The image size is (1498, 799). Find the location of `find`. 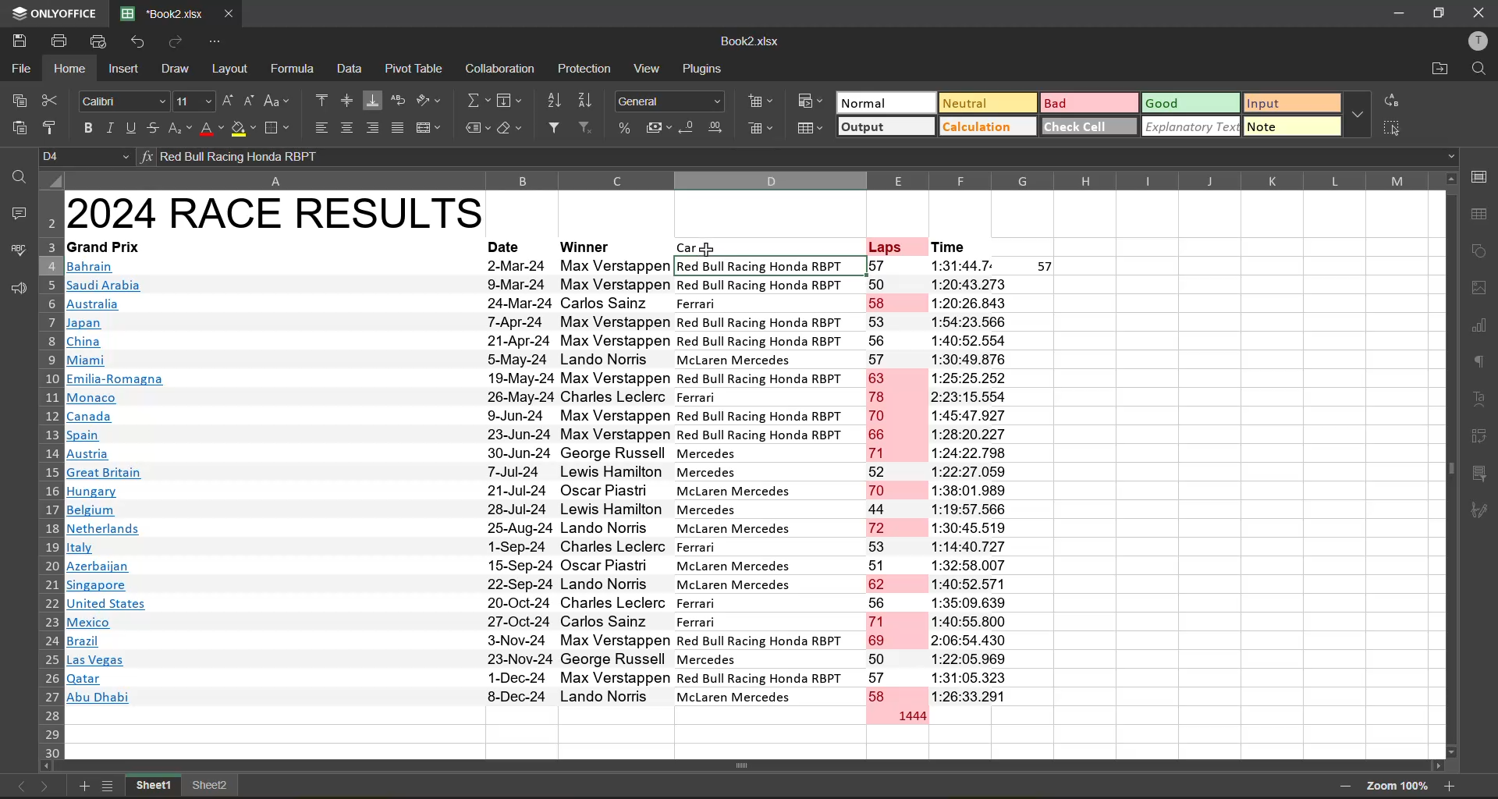

find is located at coordinates (16, 176).